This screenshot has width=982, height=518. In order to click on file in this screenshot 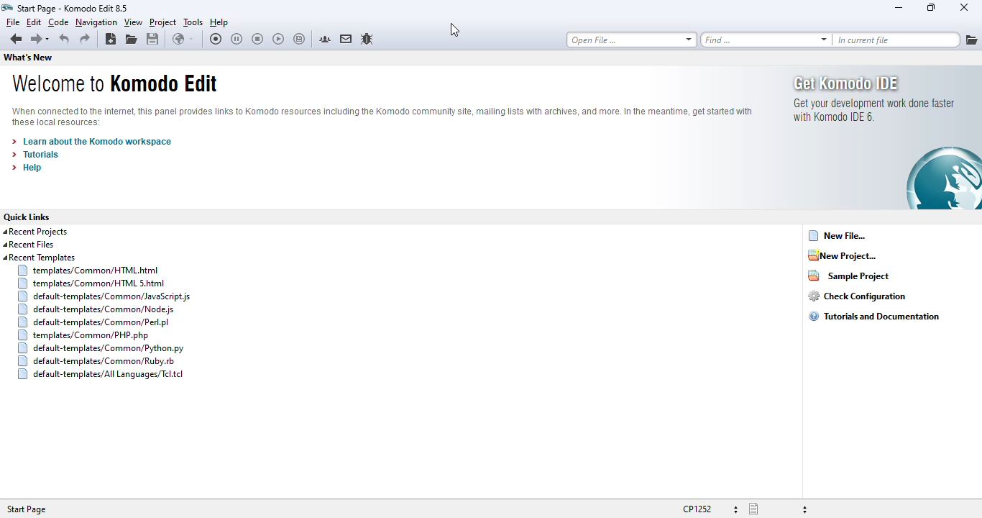, I will do `click(13, 22)`.